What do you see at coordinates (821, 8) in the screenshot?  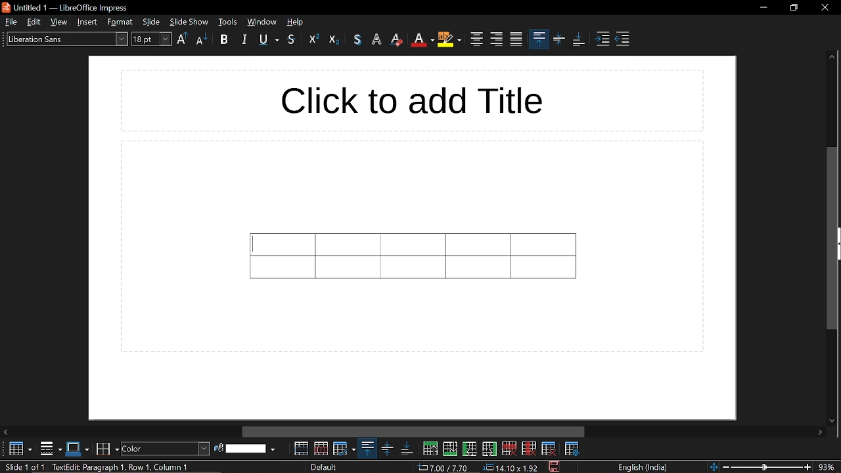 I see `close` at bounding box center [821, 8].